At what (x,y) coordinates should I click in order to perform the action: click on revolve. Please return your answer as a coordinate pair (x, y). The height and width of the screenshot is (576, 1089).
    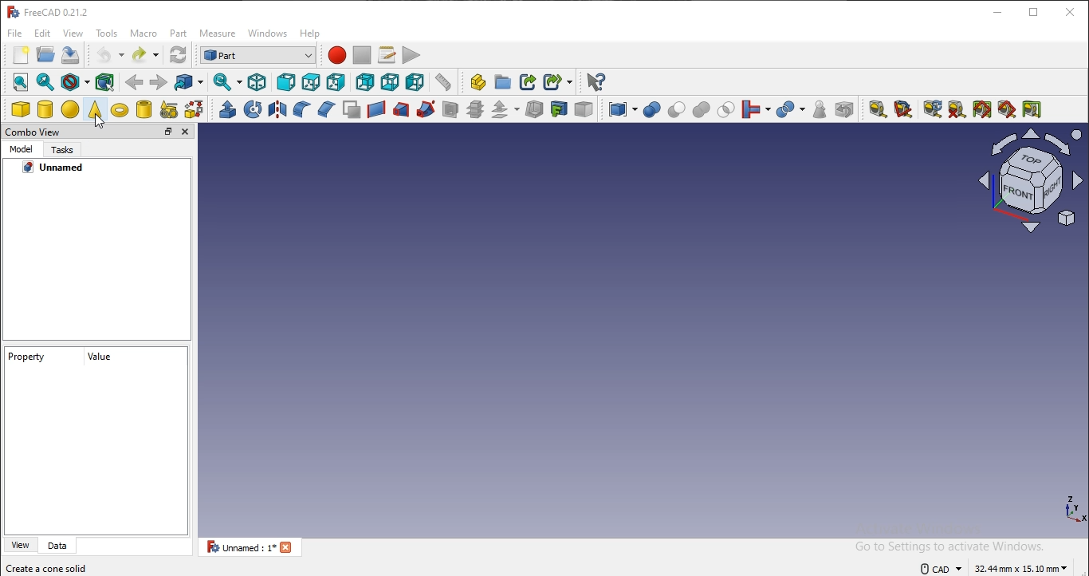
    Looking at the image, I should click on (251, 110).